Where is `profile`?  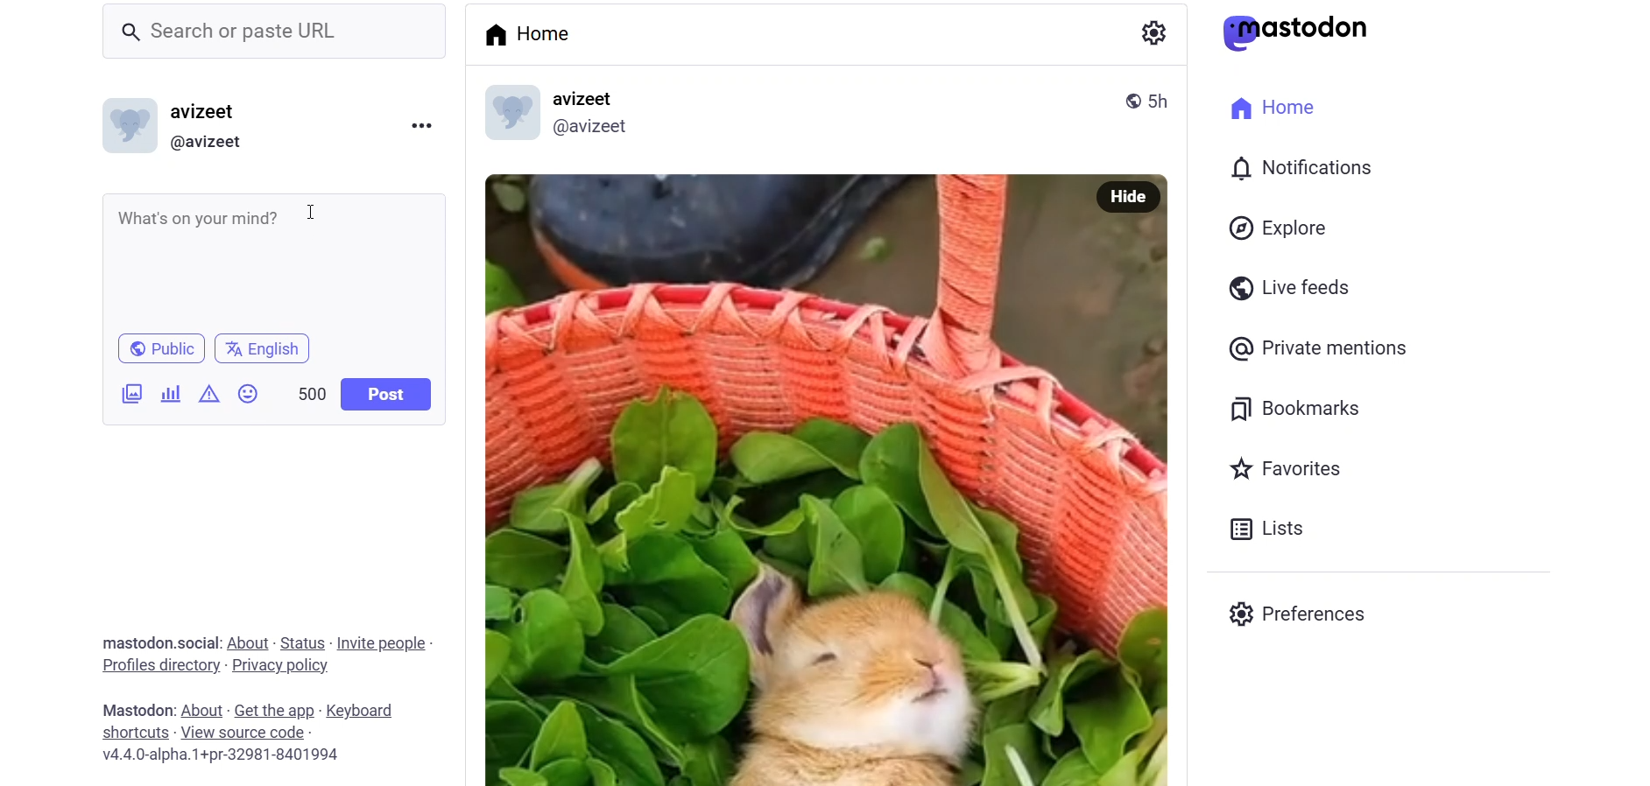 profile is located at coordinates (157, 665).